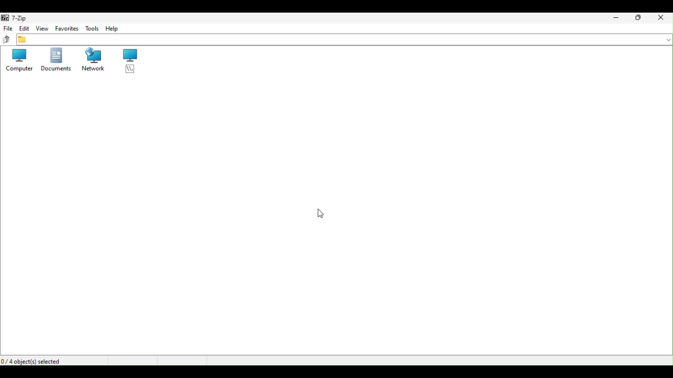 The height and width of the screenshot is (378, 673). Describe the element at coordinates (93, 28) in the screenshot. I see `tools` at that location.